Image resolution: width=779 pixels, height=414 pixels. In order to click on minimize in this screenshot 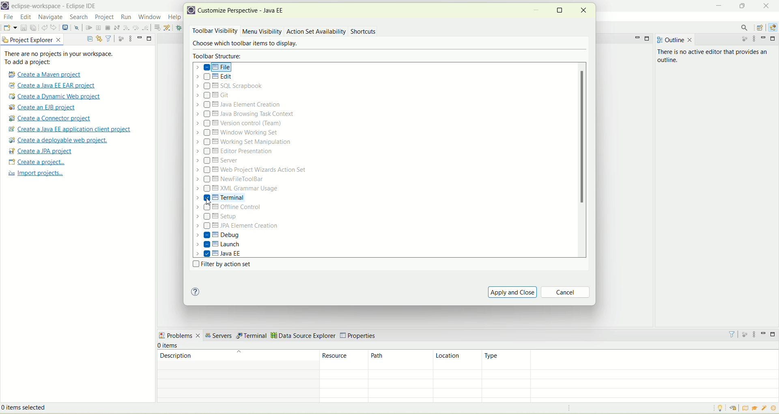, I will do `click(719, 5)`.